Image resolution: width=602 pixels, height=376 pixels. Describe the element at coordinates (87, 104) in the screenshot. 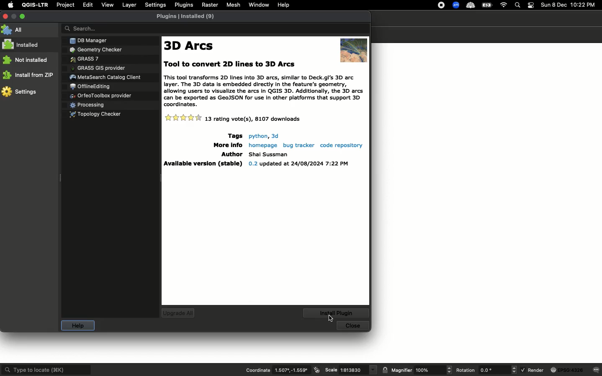

I see `Plugins` at that location.